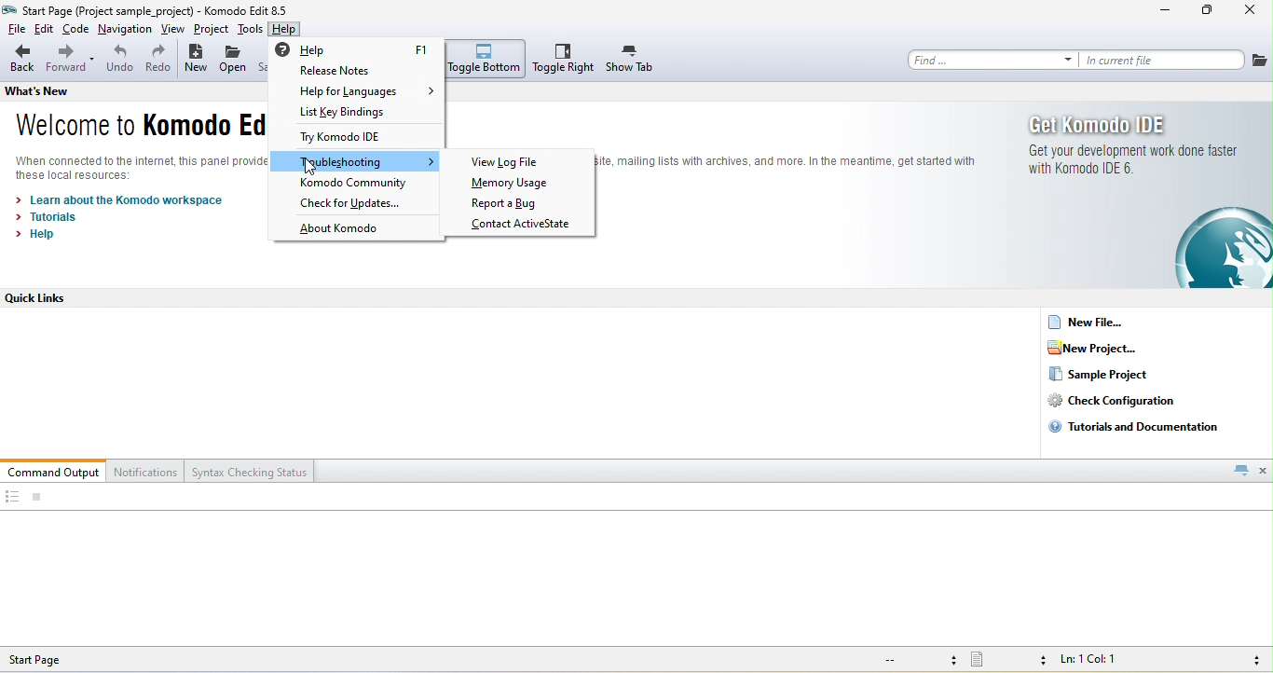 This screenshot has width=1273, height=673. I want to click on welcome to komodo edit, so click(132, 128).